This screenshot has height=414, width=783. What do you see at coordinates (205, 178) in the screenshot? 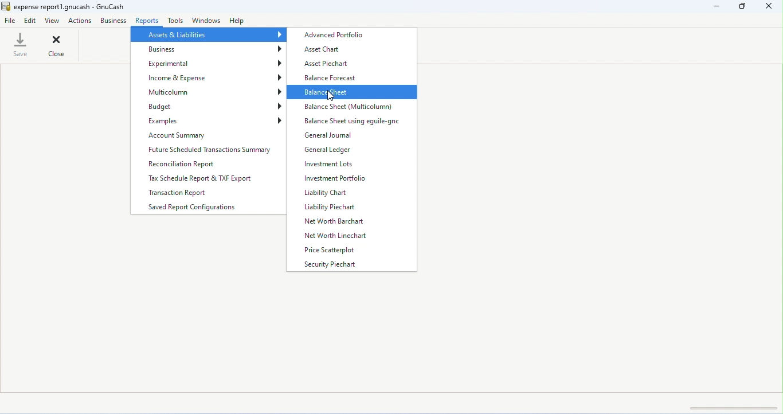
I see `tax schedule reprt and TXF export` at bounding box center [205, 178].